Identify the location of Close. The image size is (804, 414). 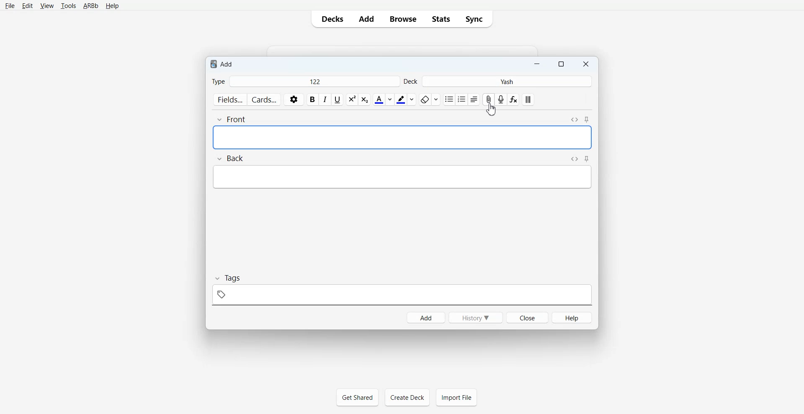
(585, 64).